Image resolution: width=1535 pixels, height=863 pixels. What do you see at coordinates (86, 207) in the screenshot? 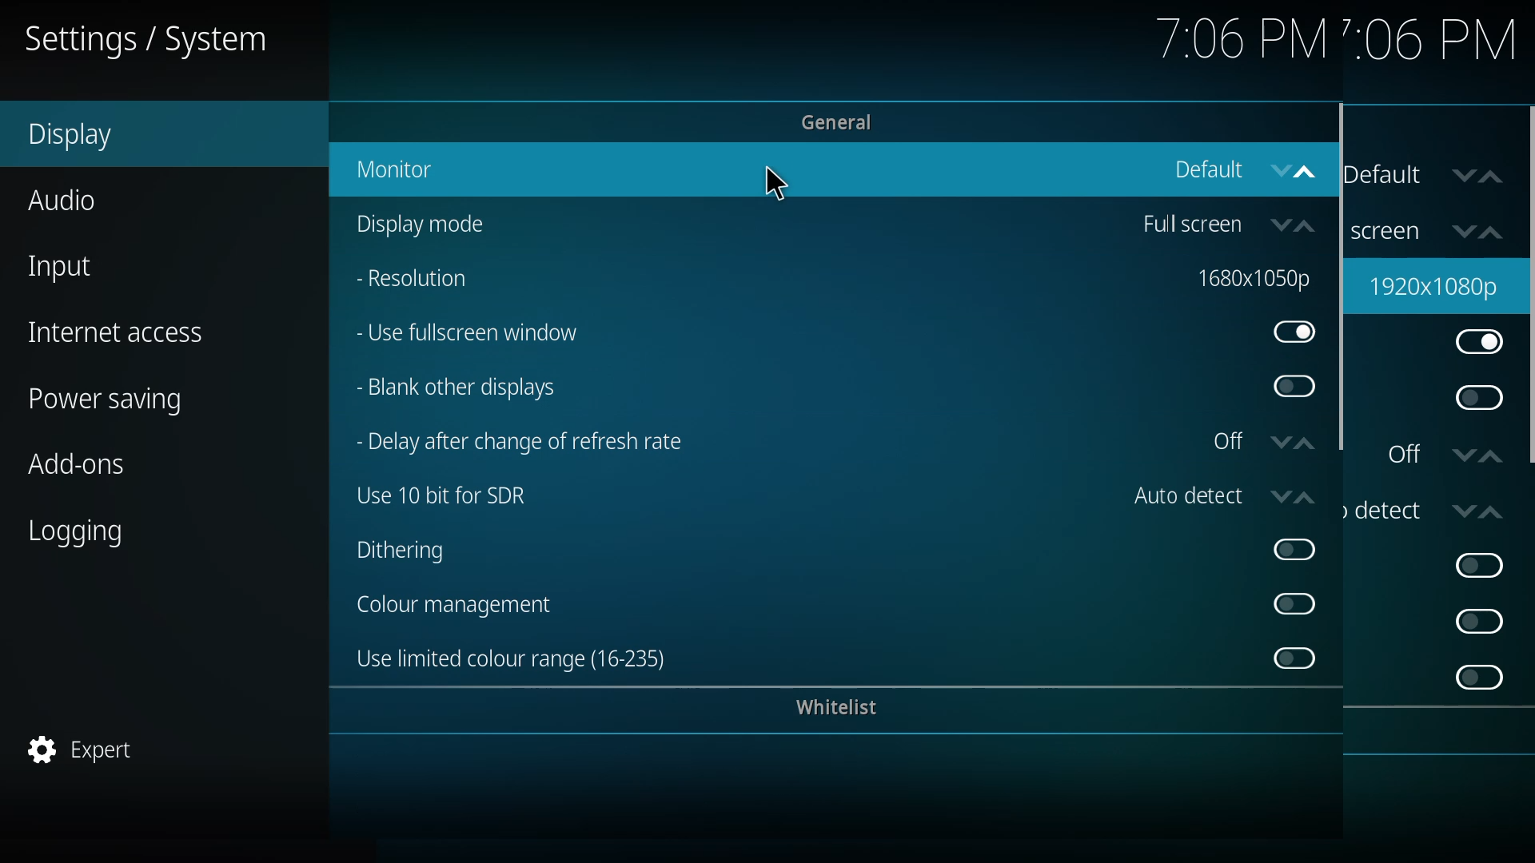
I see `audio` at bounding box center [86, 207].